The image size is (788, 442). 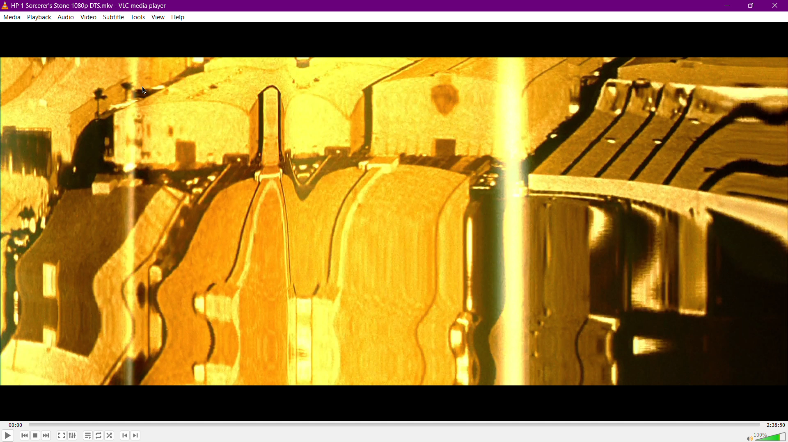 What do you see at coordinates (87, 435) in the screenshot?
I see `Toggle playlist` at bounding box center [87, 435].